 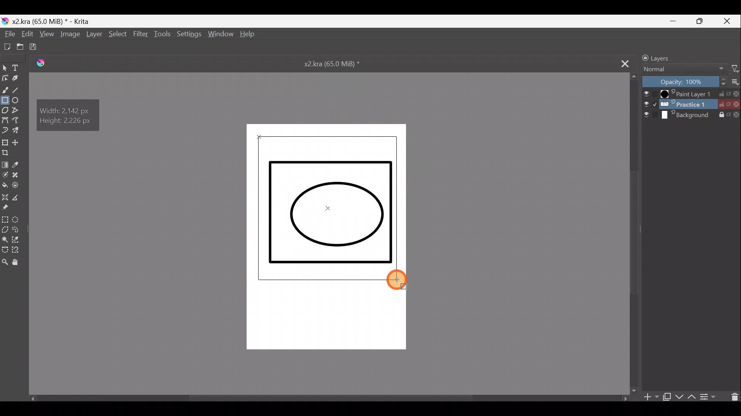 I want to click on Select, so click(x=119, y=35).